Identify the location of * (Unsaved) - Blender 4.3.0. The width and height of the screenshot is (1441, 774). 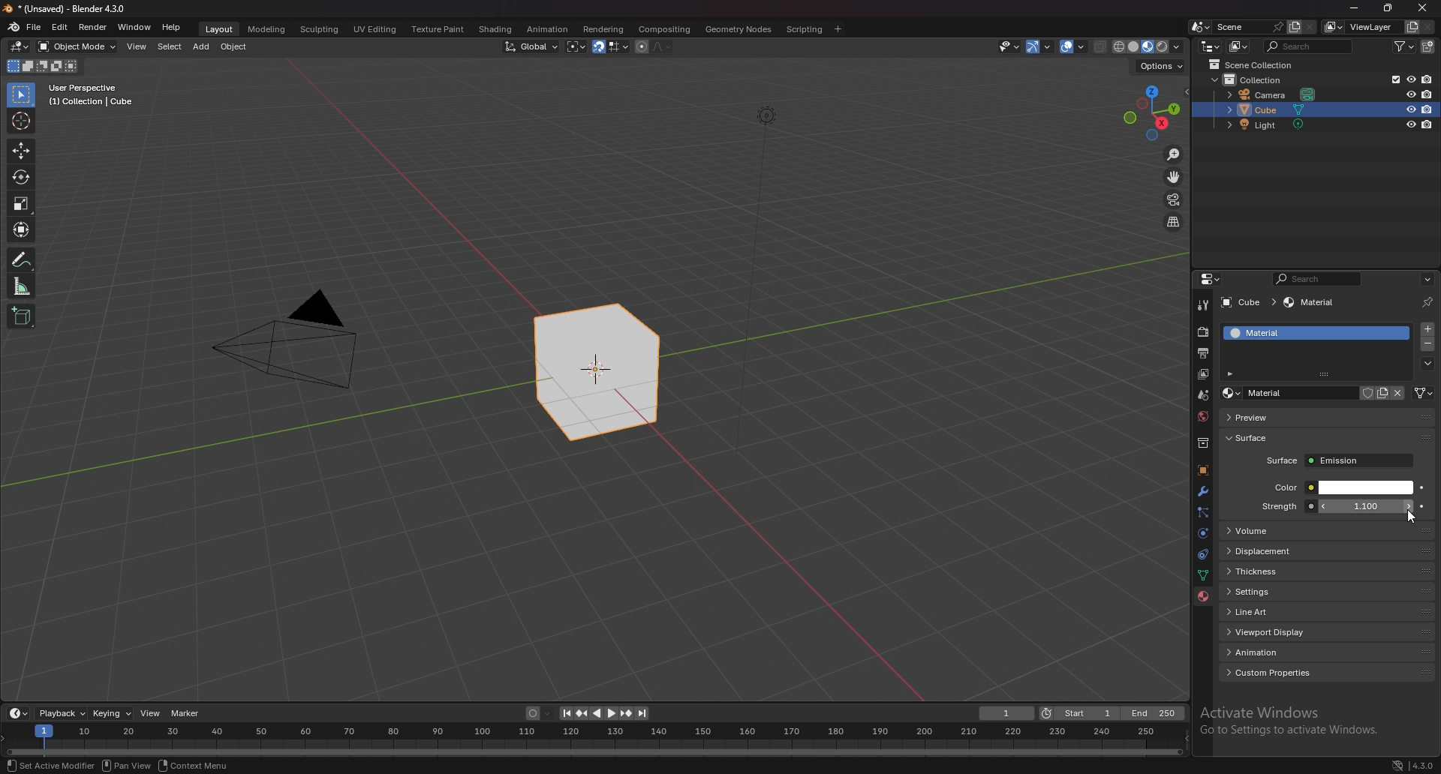
(76, 9).